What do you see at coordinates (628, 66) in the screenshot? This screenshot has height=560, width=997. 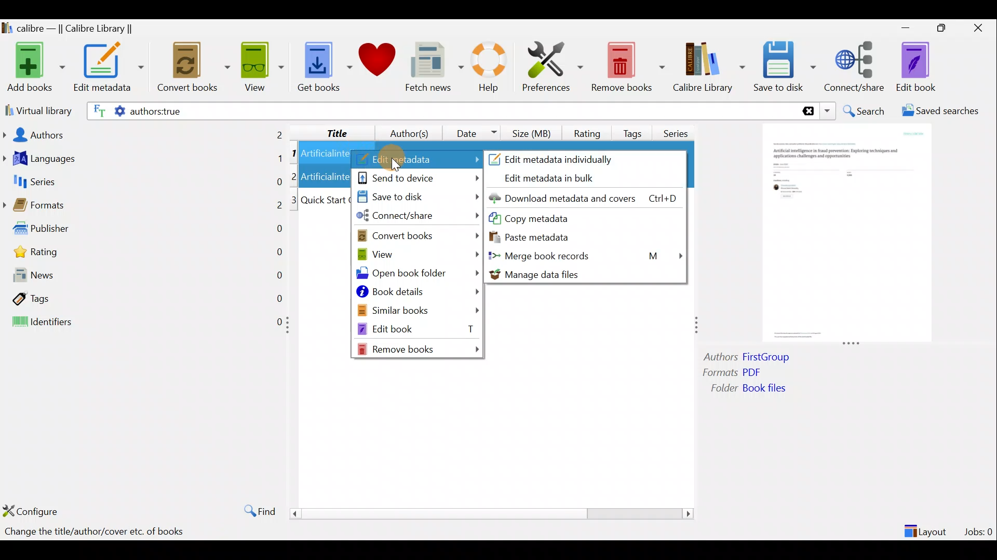 I see `Remove books` at bounding box center [628, 66].